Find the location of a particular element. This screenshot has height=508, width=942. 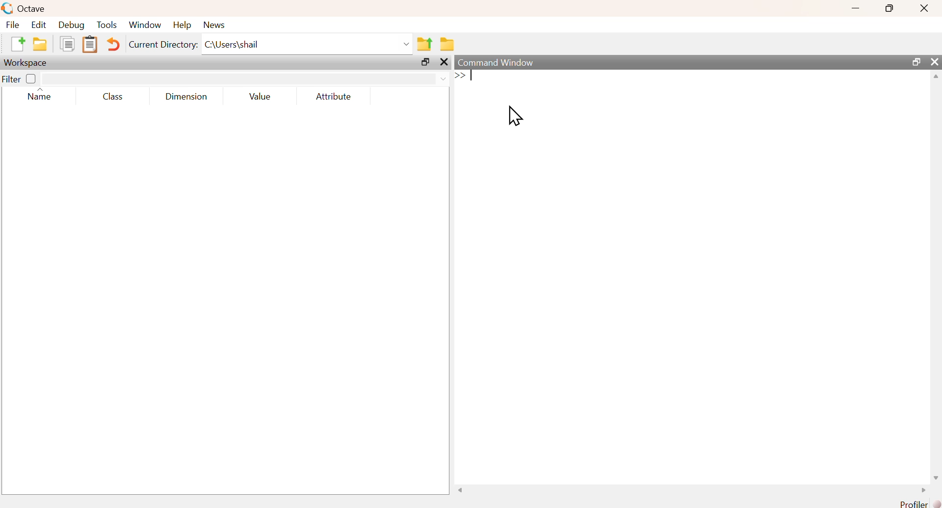

Name is located at coordinates (39, 94).